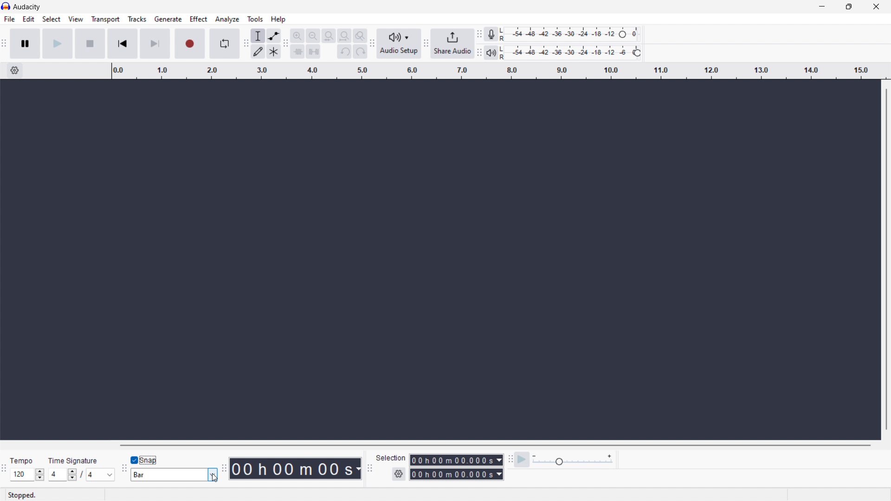 This screenshot has width=891, height=501. Describe the element at coordinates (146, 460) in the screenshot. I see `toggle snap` at that location.